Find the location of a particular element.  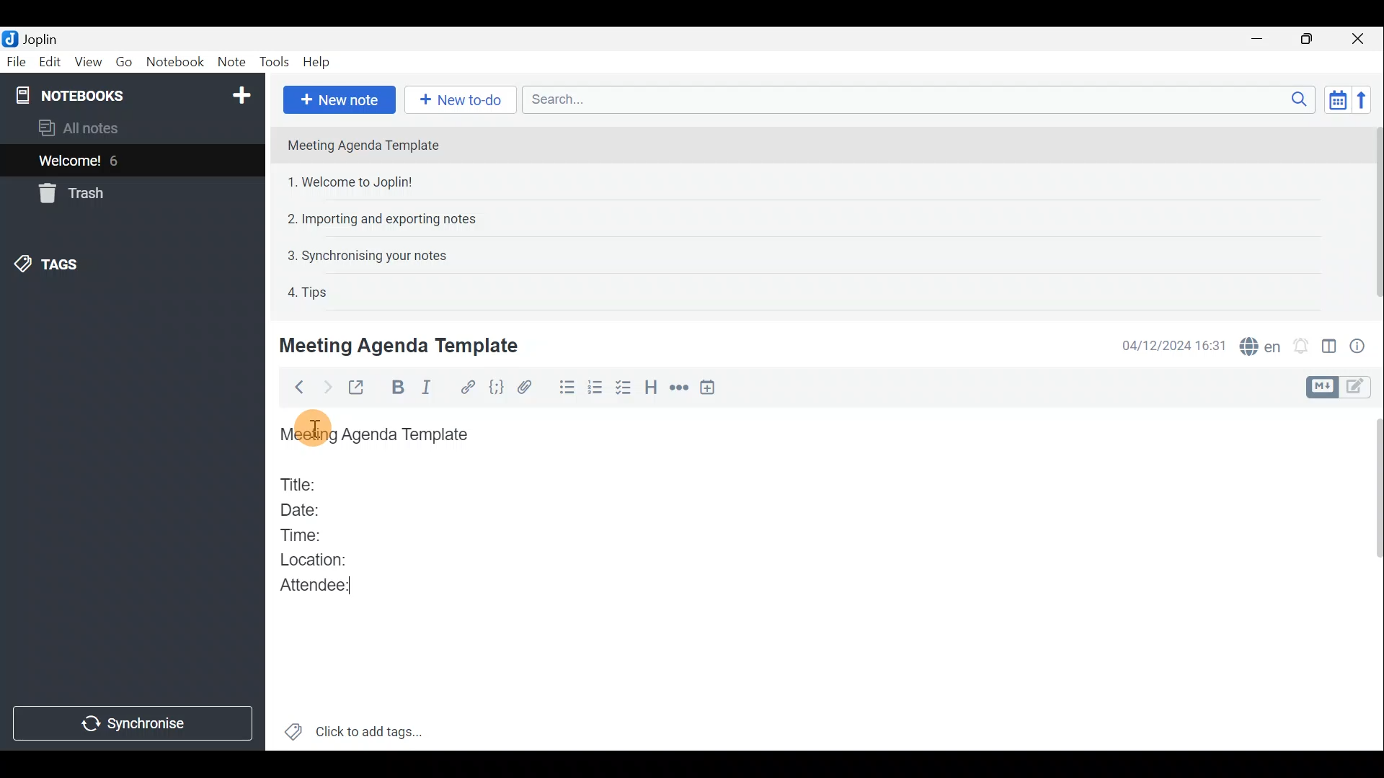

Maximise is located at coordinates (1308, 40).